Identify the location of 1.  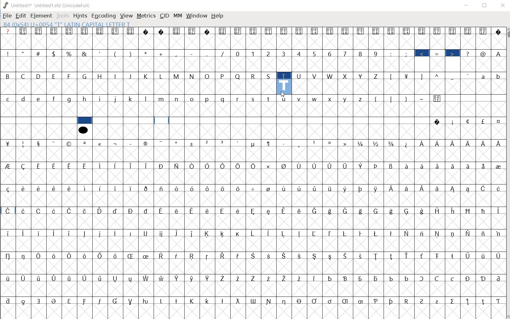
(253, 53).